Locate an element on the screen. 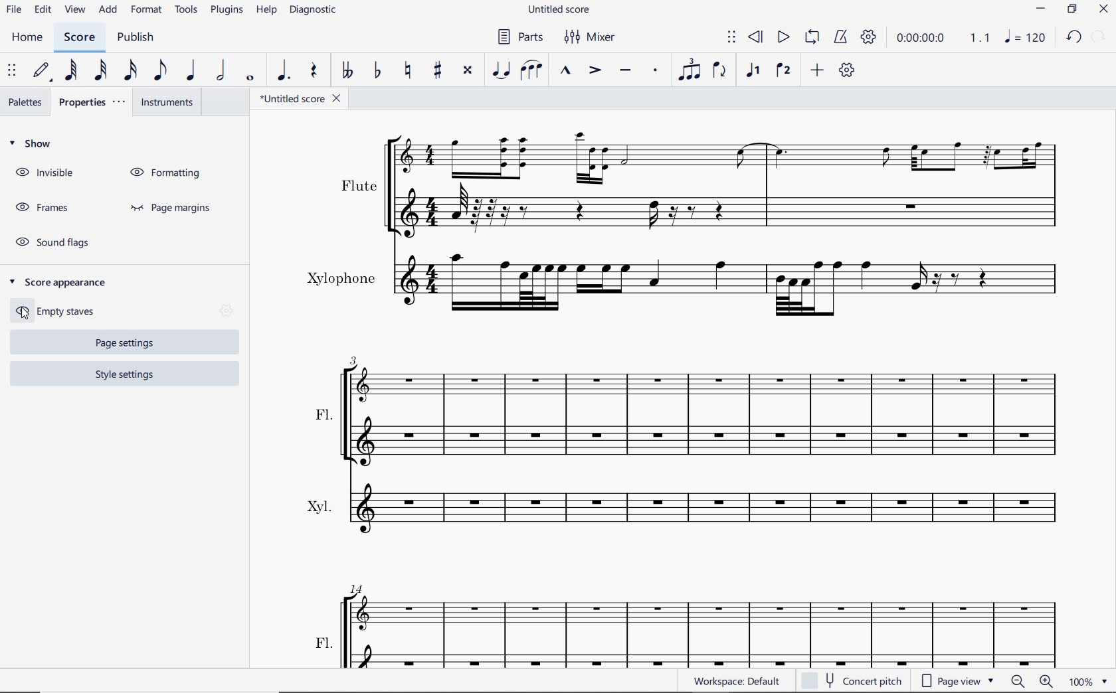 This screenshot has width=1116, height=693. SLUR is located at coordinates (530, 69).